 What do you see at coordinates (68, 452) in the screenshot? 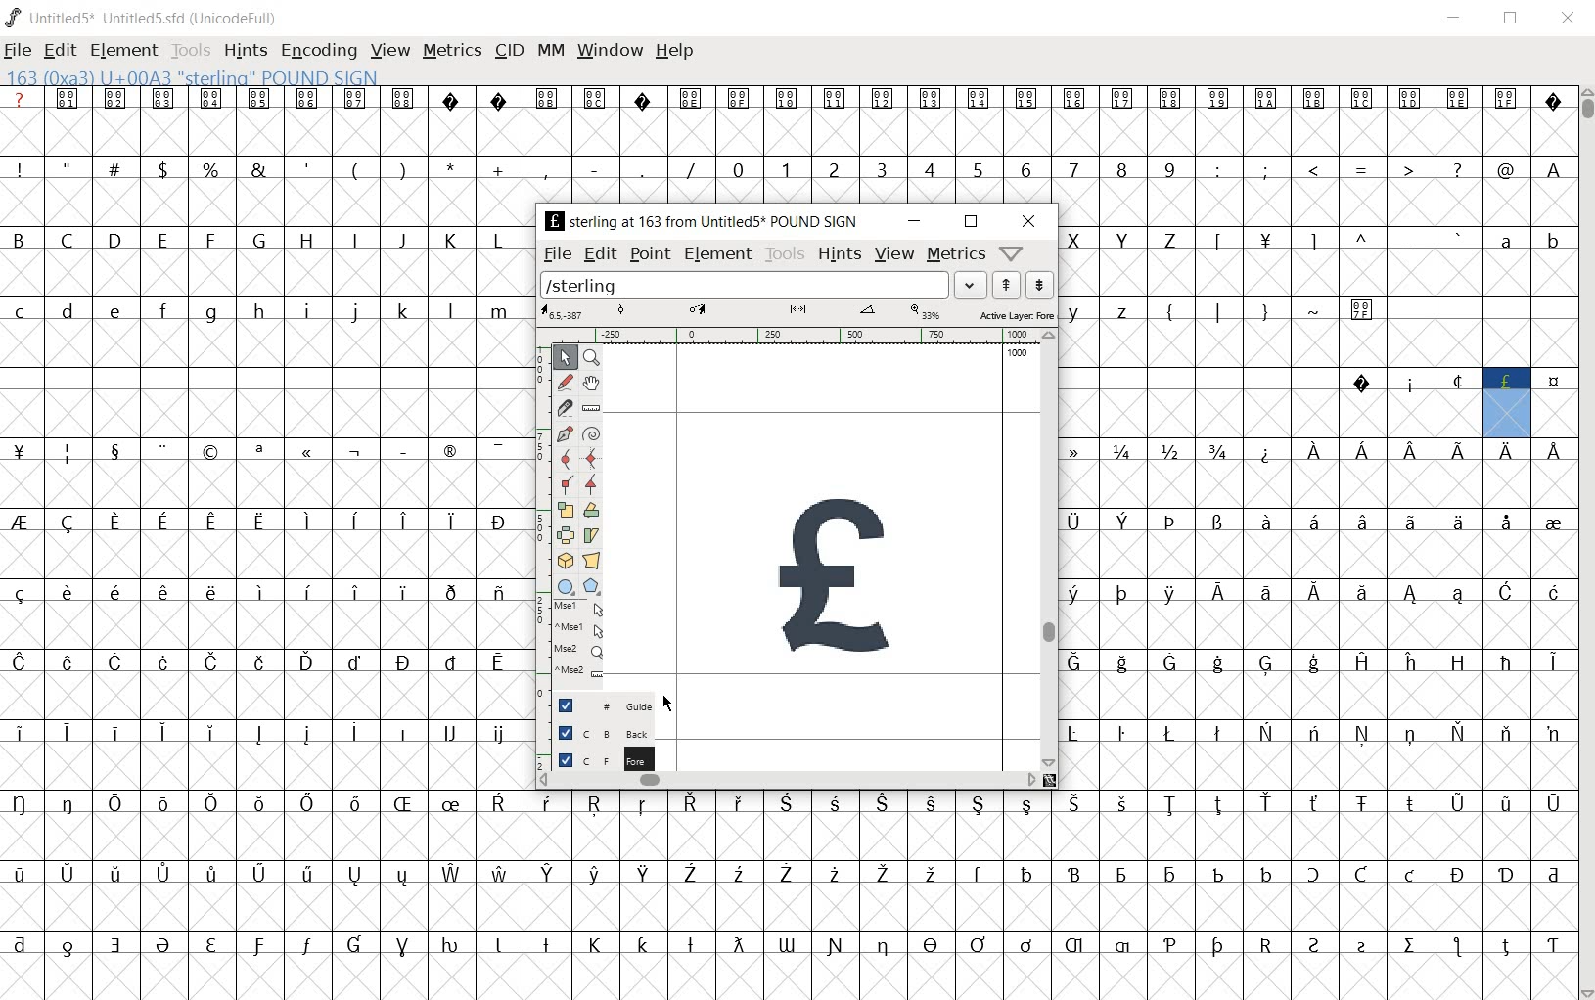
I see `Symbol` at bounding box center [68, 452].